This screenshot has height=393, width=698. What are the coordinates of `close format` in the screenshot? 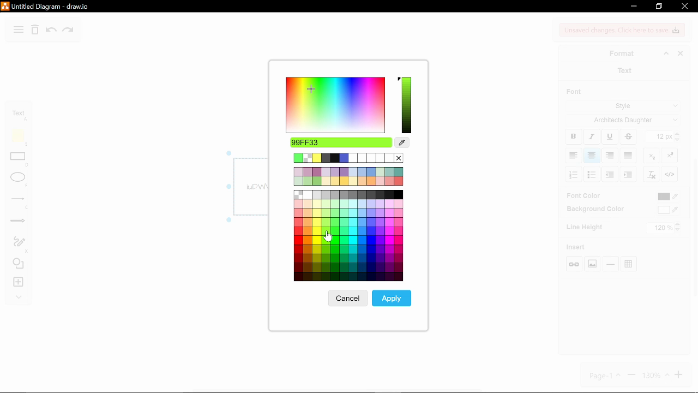 It's located at (680, 53).